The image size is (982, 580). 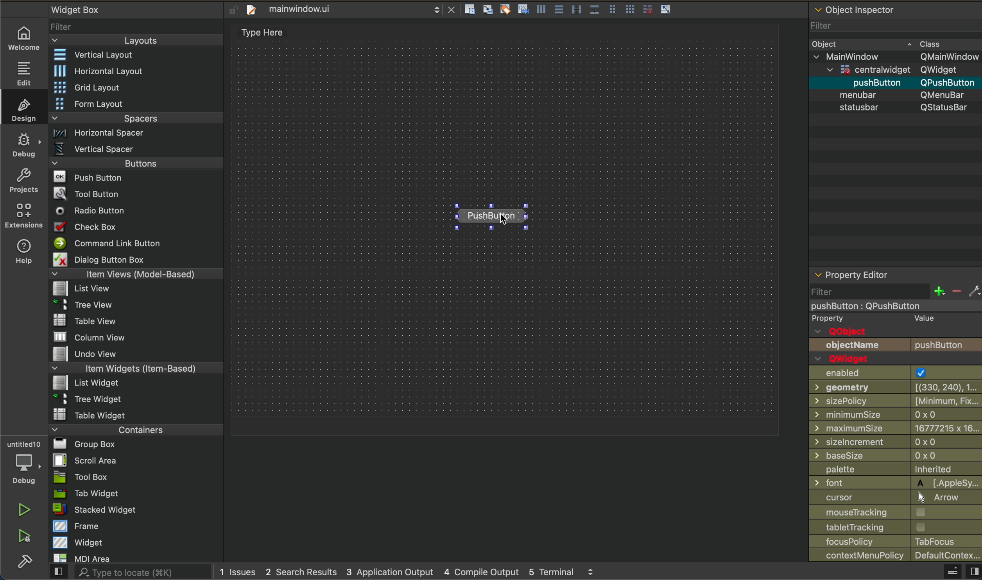 What do you see at coordinates (133, 384) in the screenshot?
I see `list widget` at bounding box center [133, 384].